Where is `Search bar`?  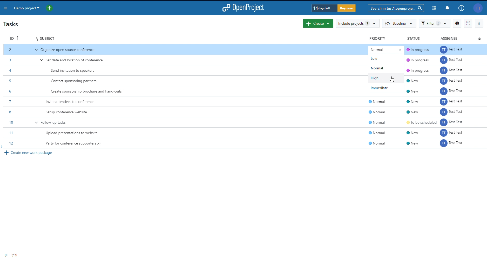
Search bar is located at coordinates (396, 8).